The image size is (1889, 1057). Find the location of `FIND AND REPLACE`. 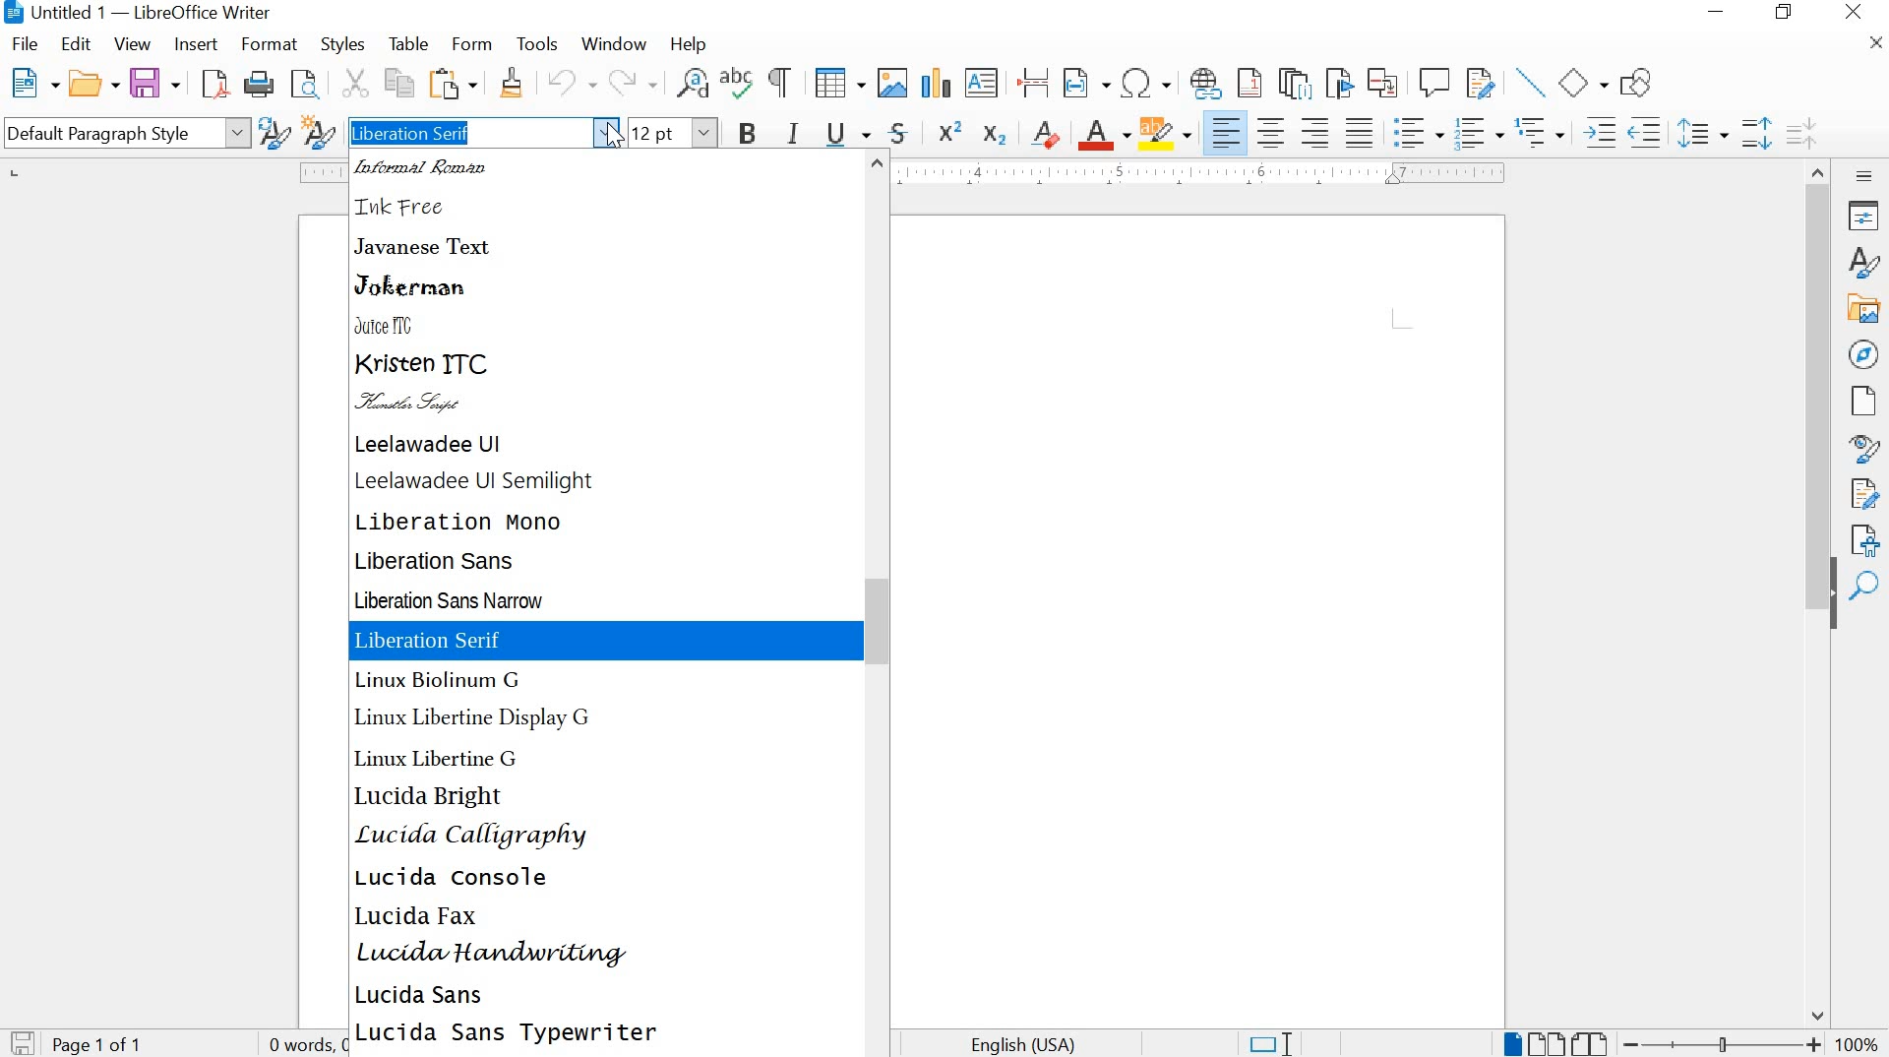

FIND AND REPLACE is located at coordinates (691, 83).